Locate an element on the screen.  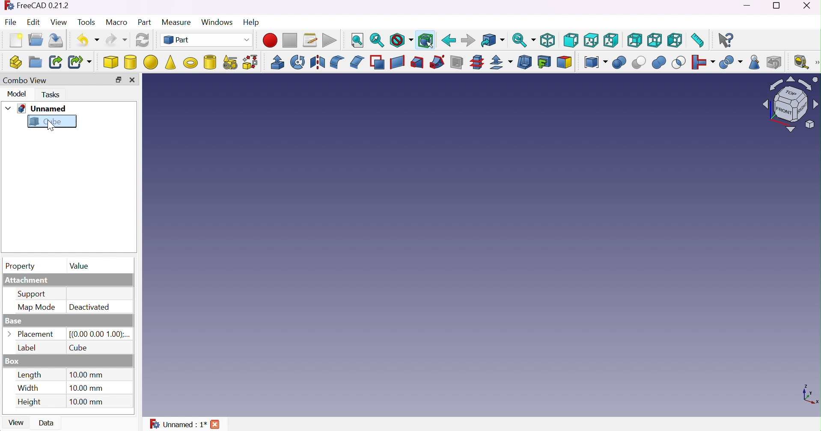
10.00 mm is located at coordinates (87, 374).